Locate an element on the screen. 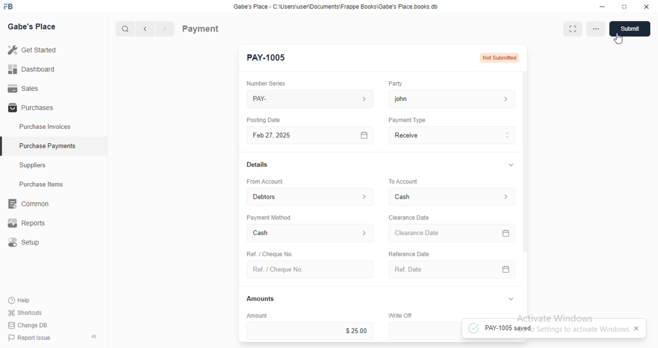 This screenshot has height=348, width=658. Clearance Date is located at coordinates (408, 218).